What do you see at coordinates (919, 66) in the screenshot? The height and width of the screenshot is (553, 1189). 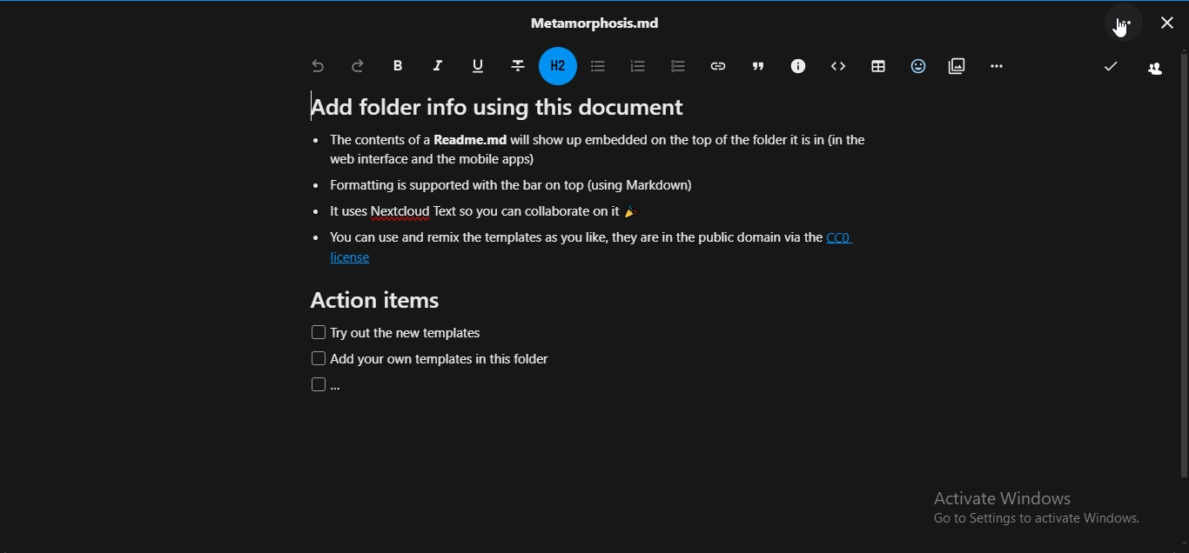 I see `insert emoji` at bounding box center [919, 66].